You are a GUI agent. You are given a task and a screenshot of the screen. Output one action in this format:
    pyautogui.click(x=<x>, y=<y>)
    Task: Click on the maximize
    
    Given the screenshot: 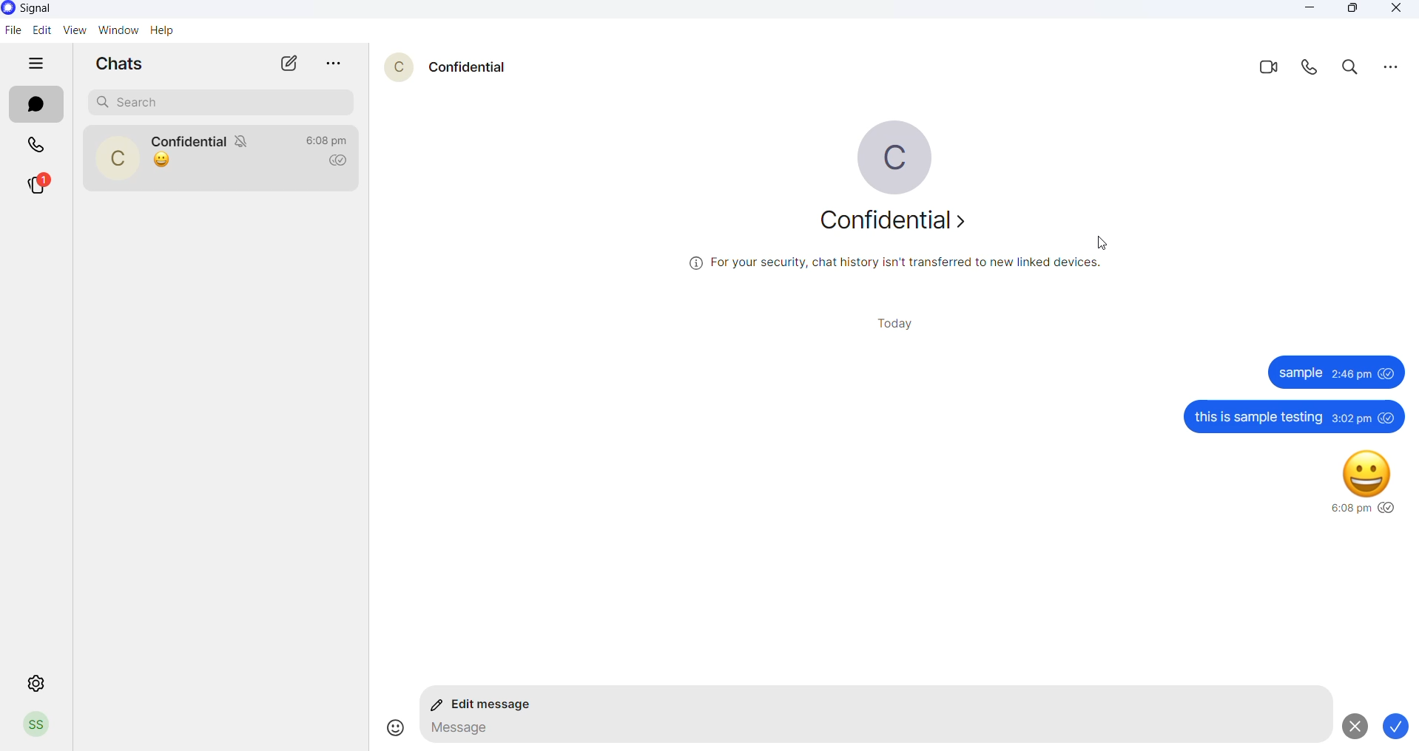 What is the action you would take?
    pyautogui.click(x=1355, y=11)
    